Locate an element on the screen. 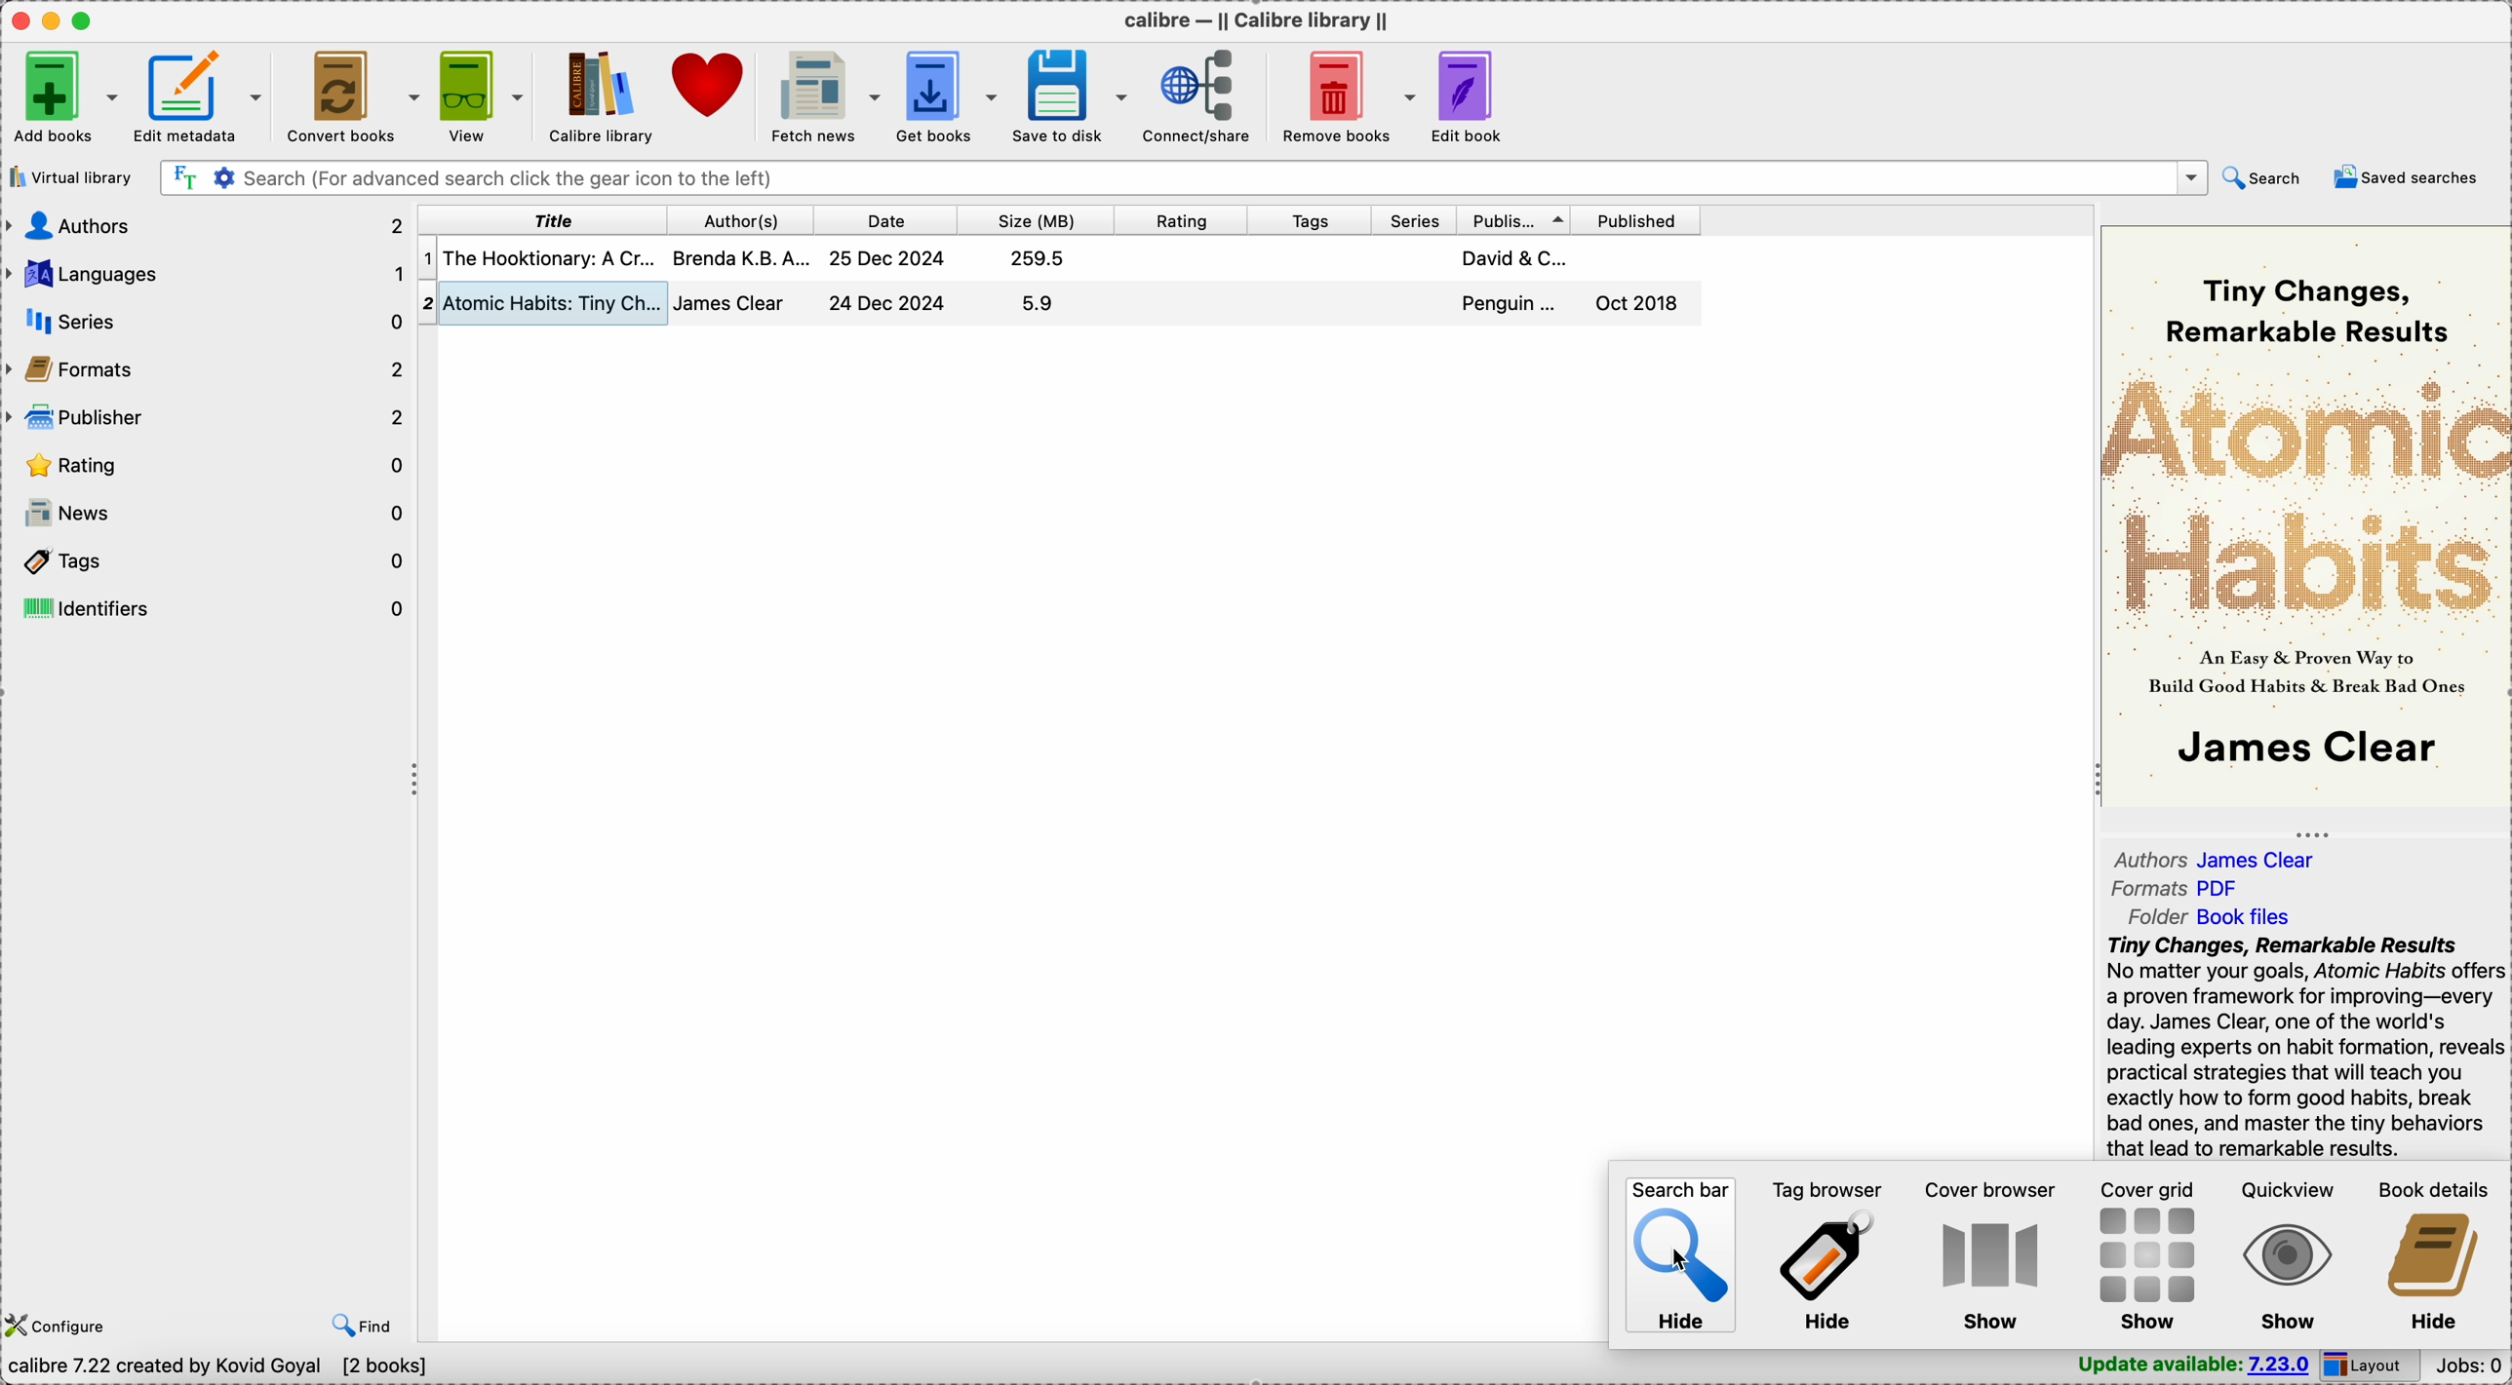 Image resolution: width=2512 pixels, height=1385 pixels. david & C... is located at coordinates (1515, 258).